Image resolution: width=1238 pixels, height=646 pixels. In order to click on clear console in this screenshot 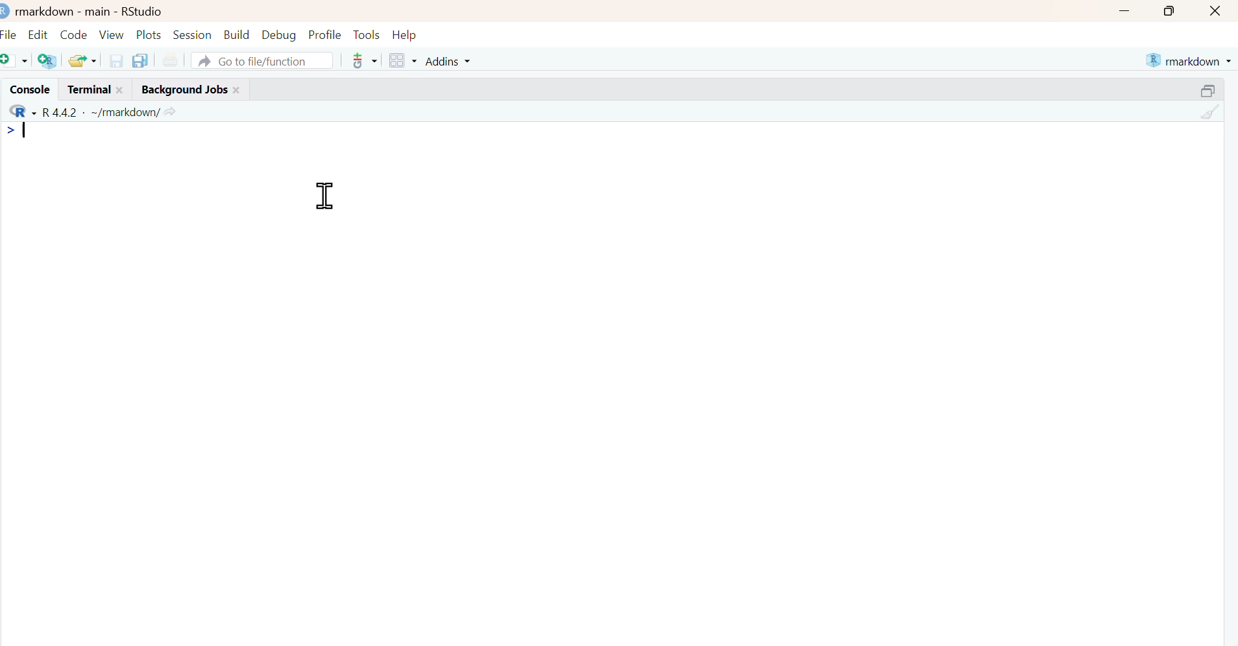, I will do `click(1211, 112)`.